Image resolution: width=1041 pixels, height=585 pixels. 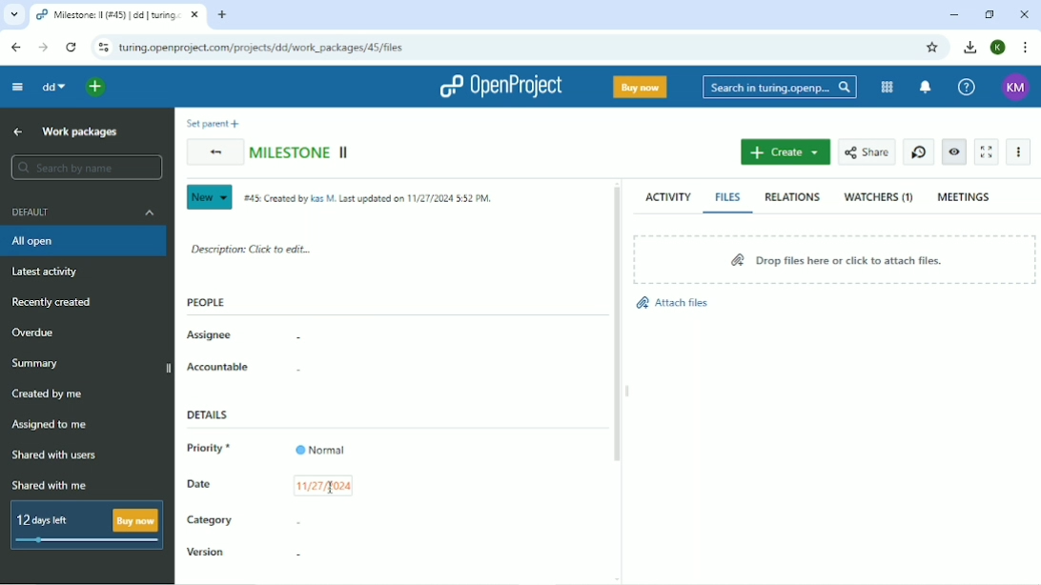 I want to click on More actions, so click(x=1019, y=151).